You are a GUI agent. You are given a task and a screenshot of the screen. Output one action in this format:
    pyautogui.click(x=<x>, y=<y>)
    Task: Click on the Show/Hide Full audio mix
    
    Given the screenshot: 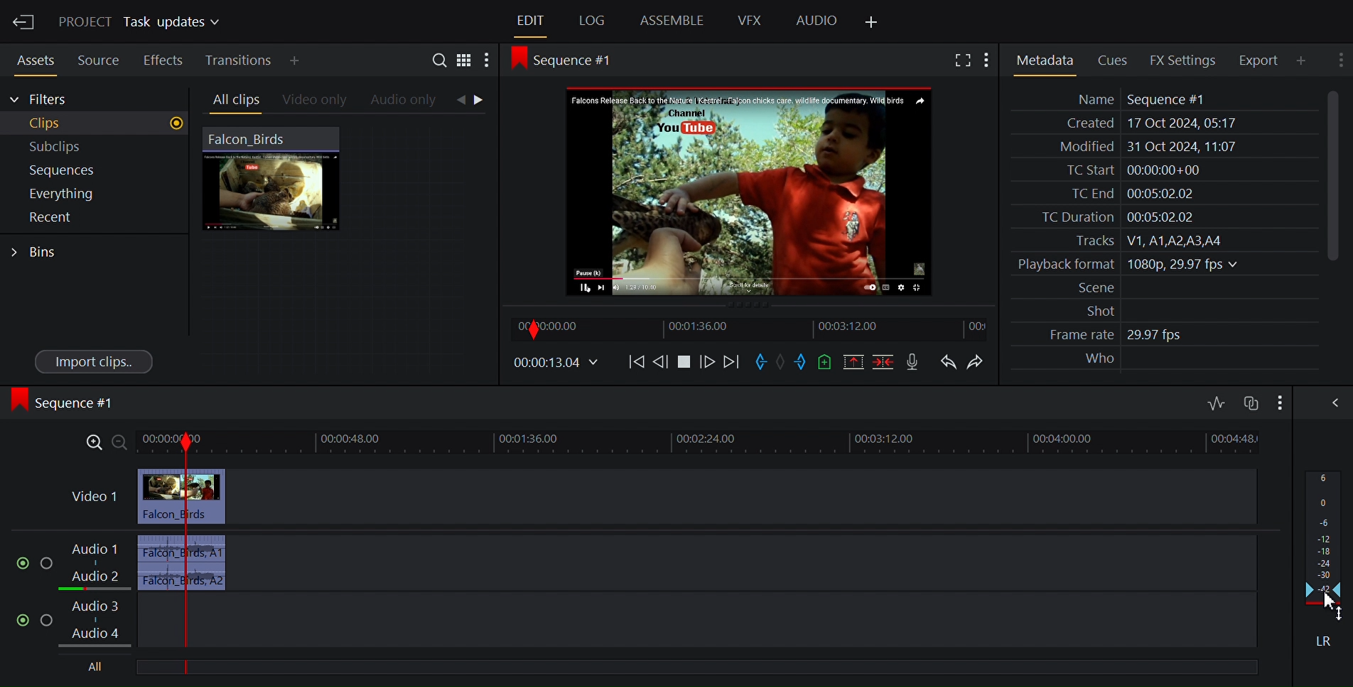 What is the action you would take?
    pyautogui.click(x=1329, y=402)
    